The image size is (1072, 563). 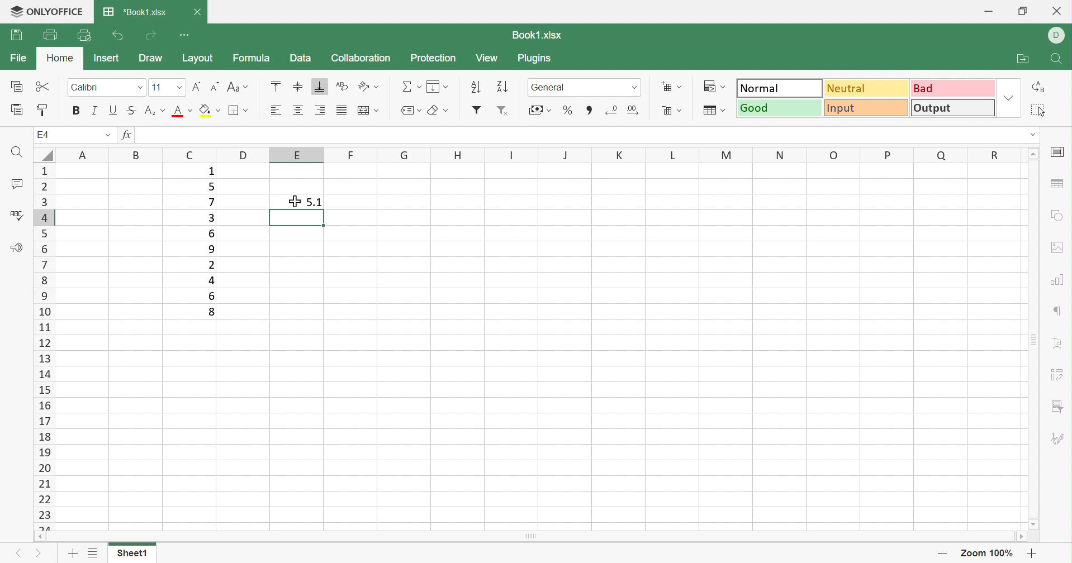 What do you see at coordinates (93, 554) in the screenshot?
I see `List of sheets` at bounding box center [93, 554].